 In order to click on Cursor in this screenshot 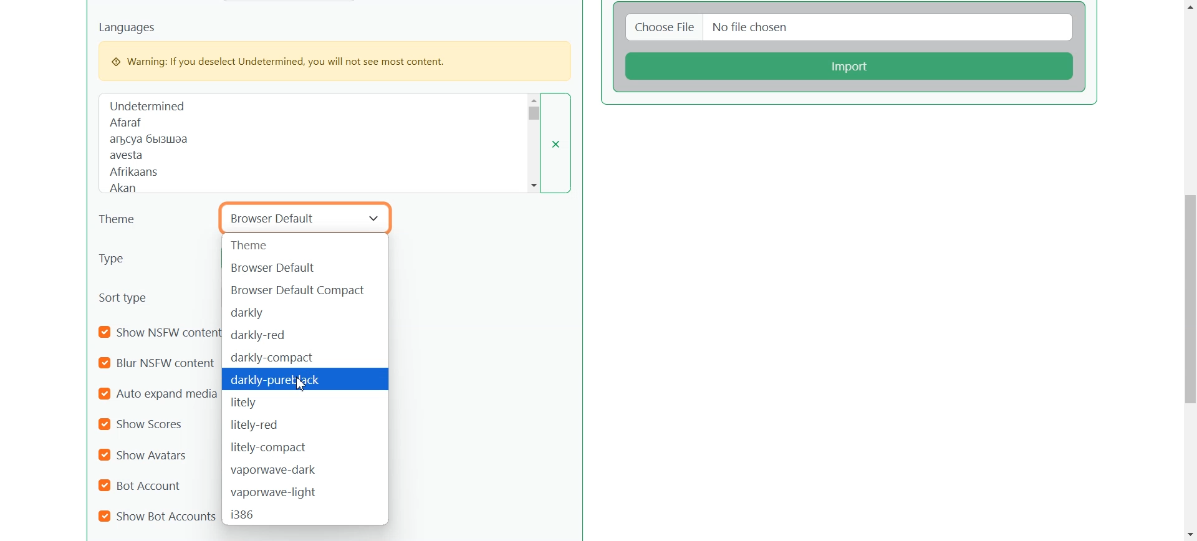, I will do `click(302, 384)`.